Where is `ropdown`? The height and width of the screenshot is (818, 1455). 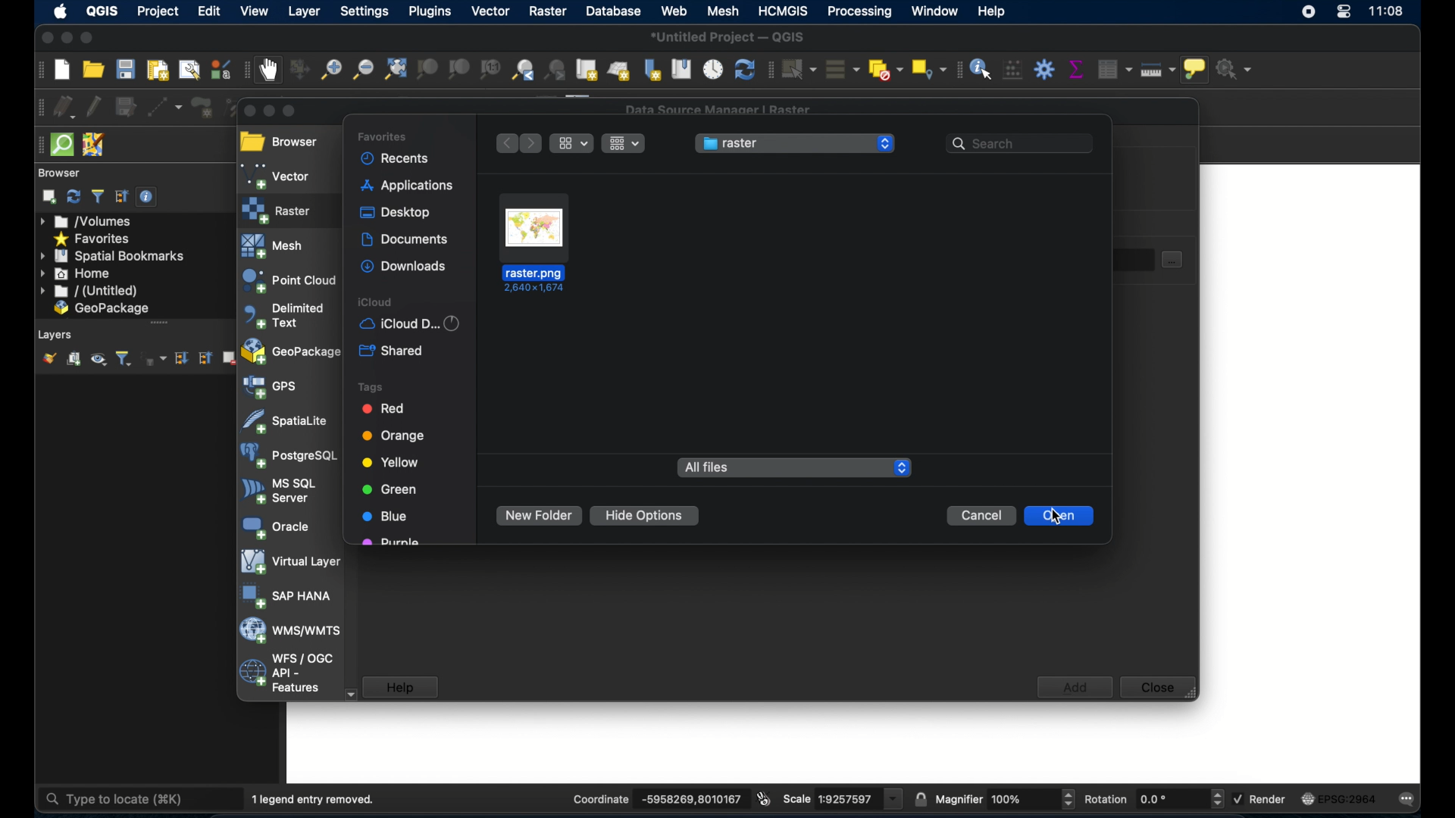 ropdown is located at coordinates (571, 143).